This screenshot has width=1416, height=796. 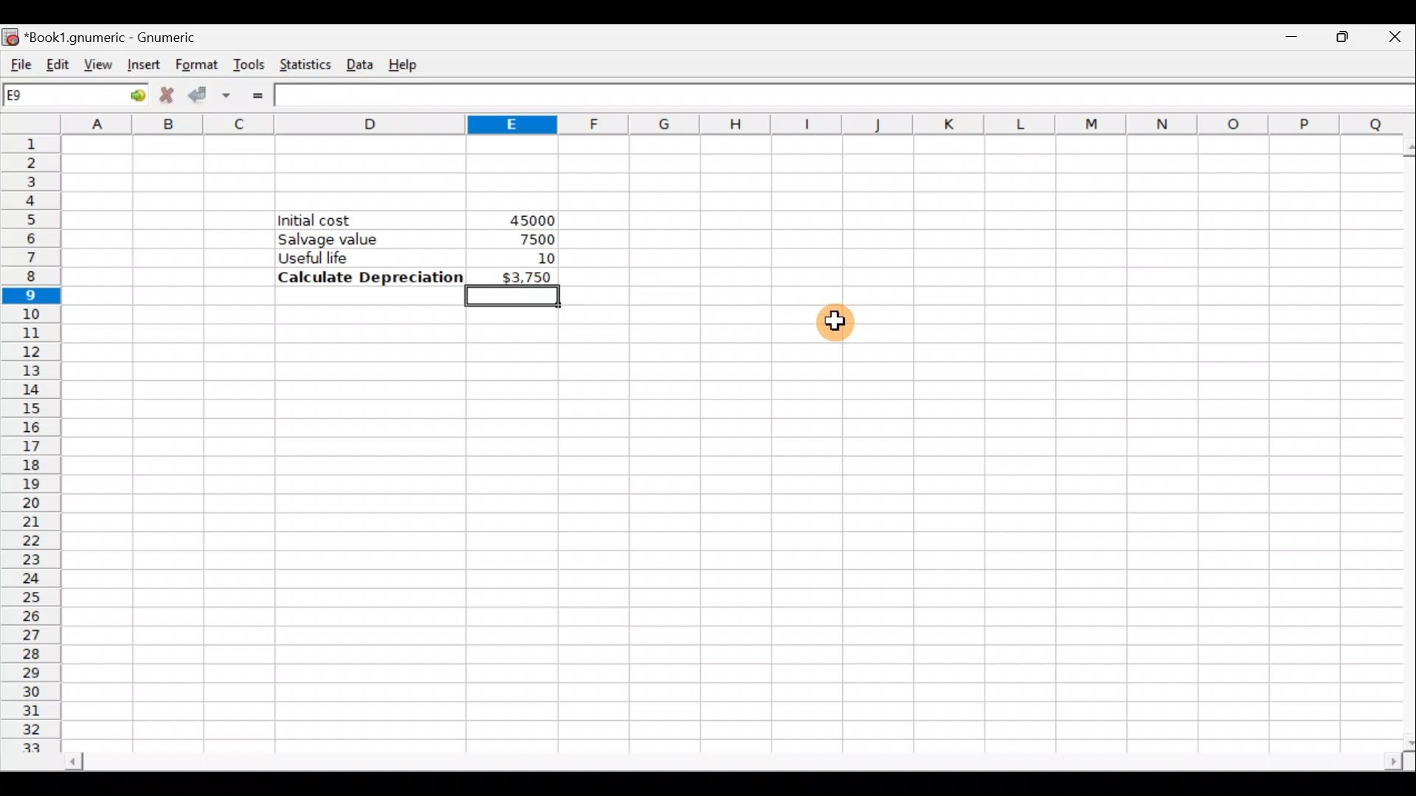 What do you see at coordinates (18, 59) in the screenshot?
I see `File` at bounding box center [18, 59].